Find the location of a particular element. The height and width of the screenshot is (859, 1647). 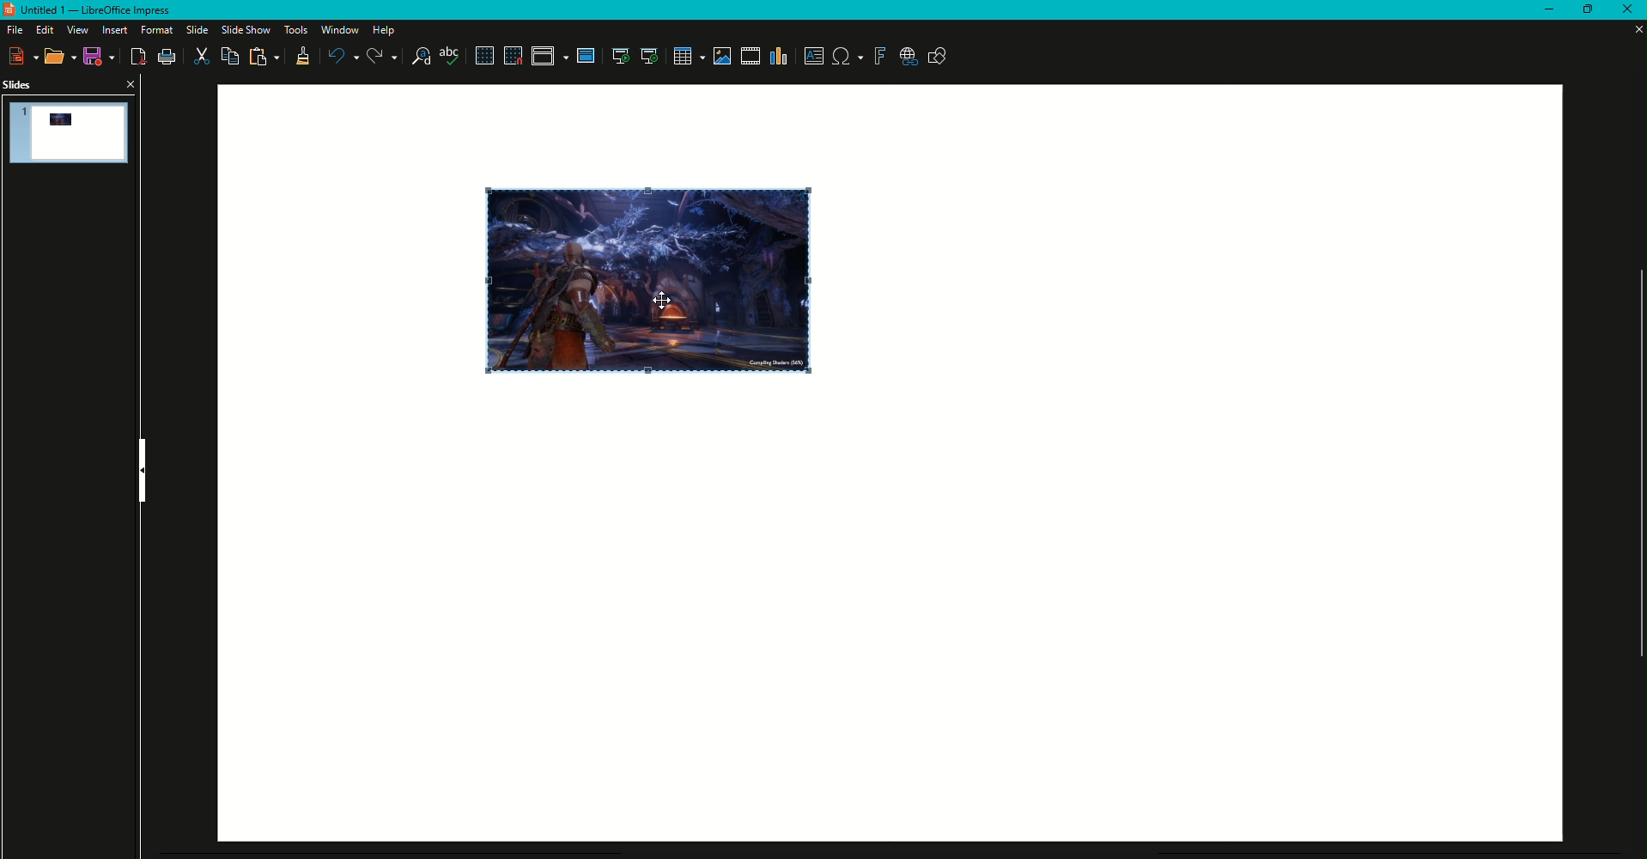

Slide Show is located at coordinates (244, 29).